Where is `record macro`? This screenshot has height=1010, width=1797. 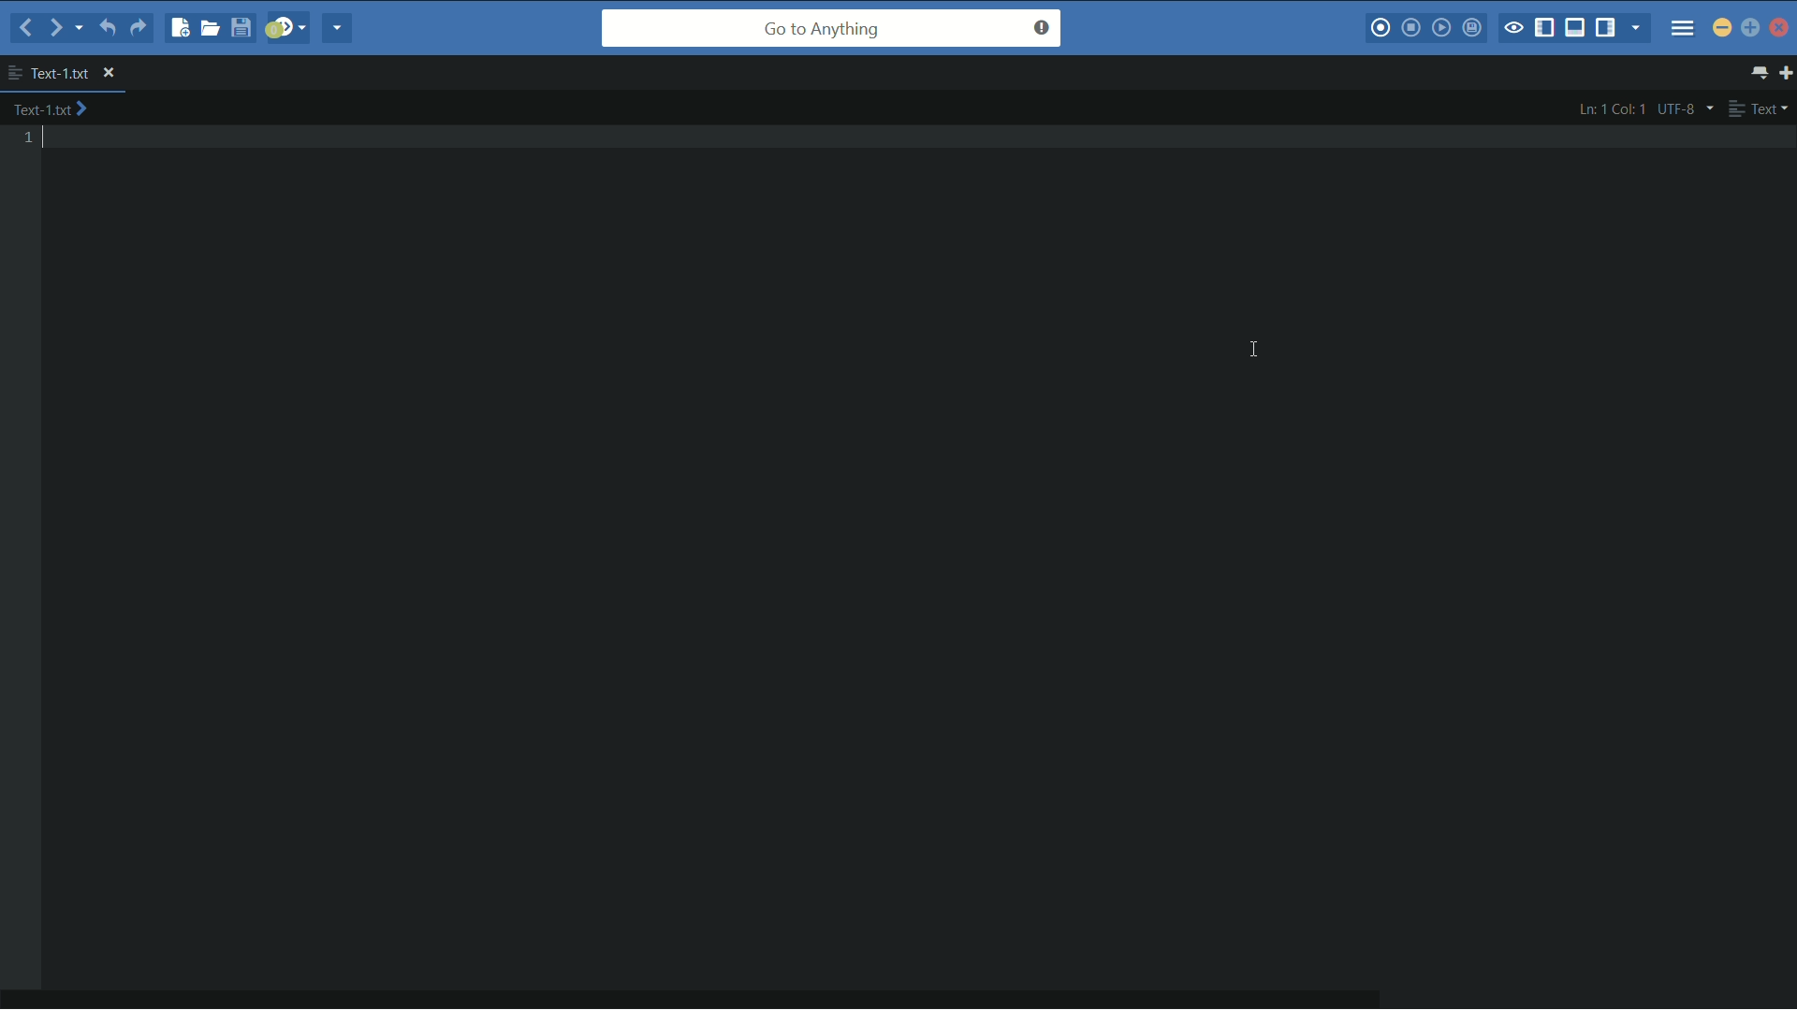 record macro is located at coordinates (1380, 29).